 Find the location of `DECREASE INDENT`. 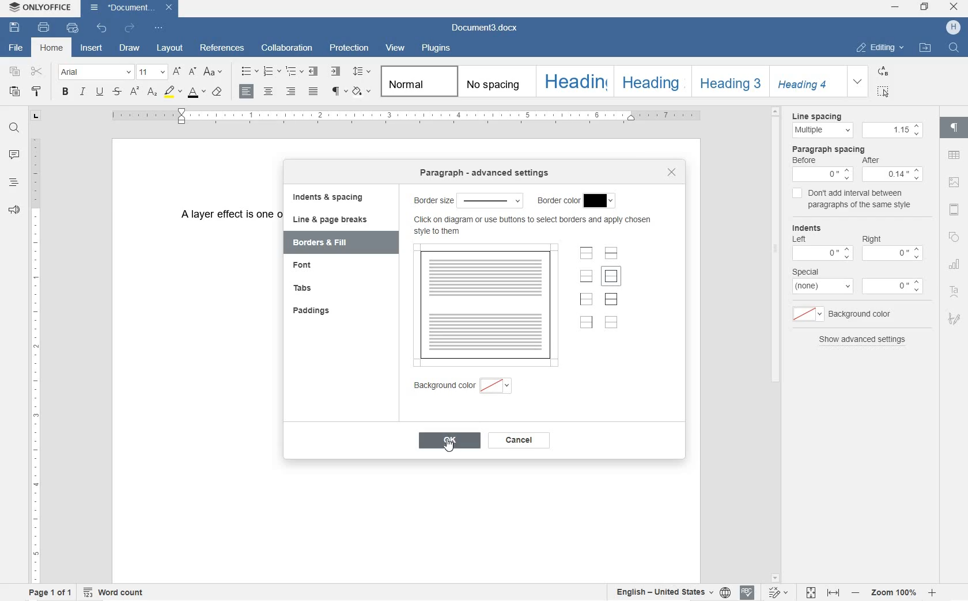

DECREASE INDENT is located at coordinates (315, 71).